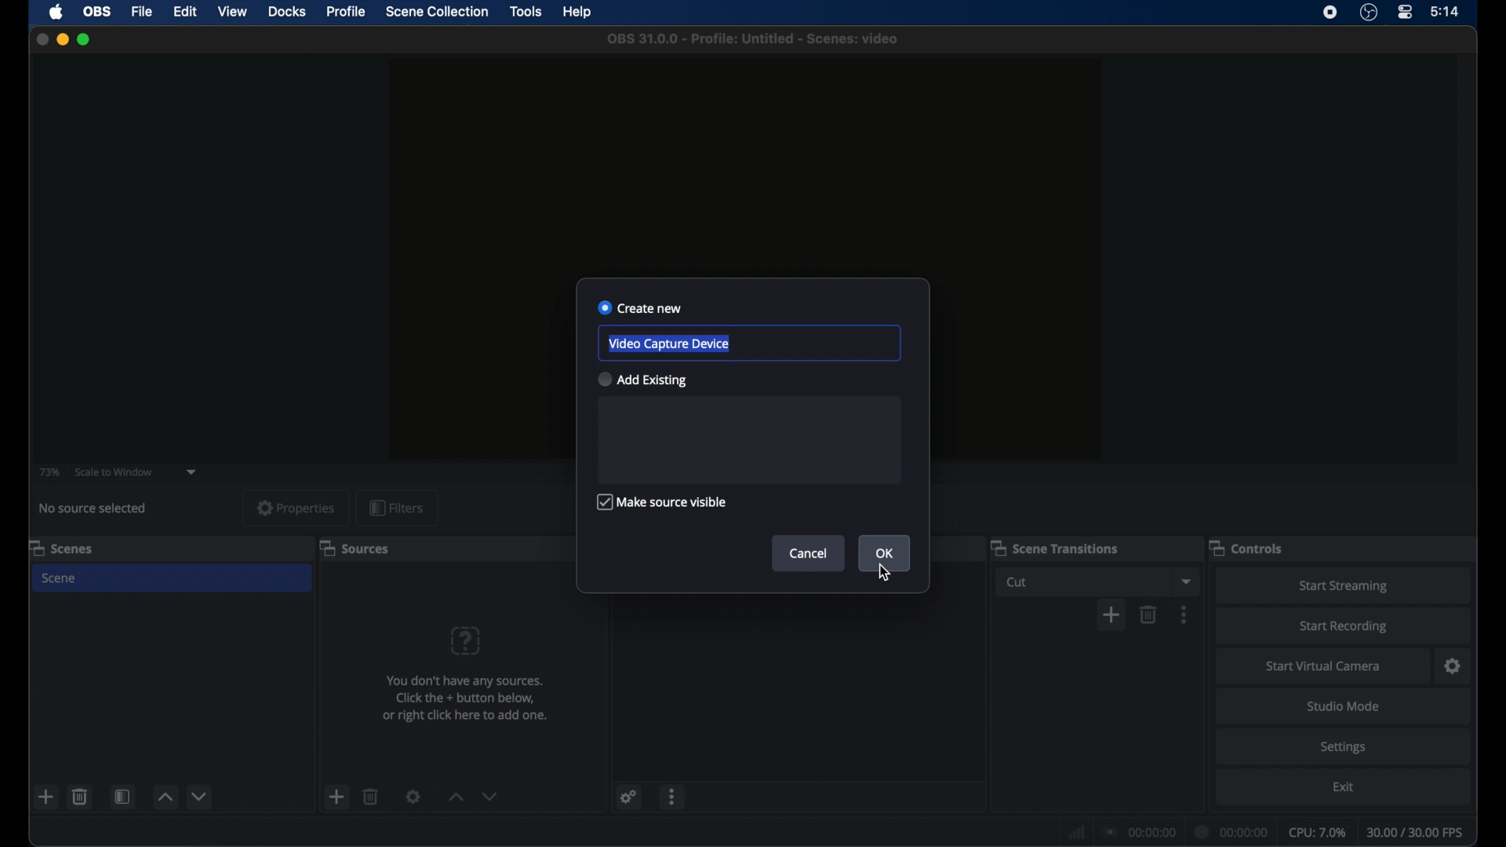  Describe the element at coordinates (886, 553) in the screenshot. I see `ok` at that location.